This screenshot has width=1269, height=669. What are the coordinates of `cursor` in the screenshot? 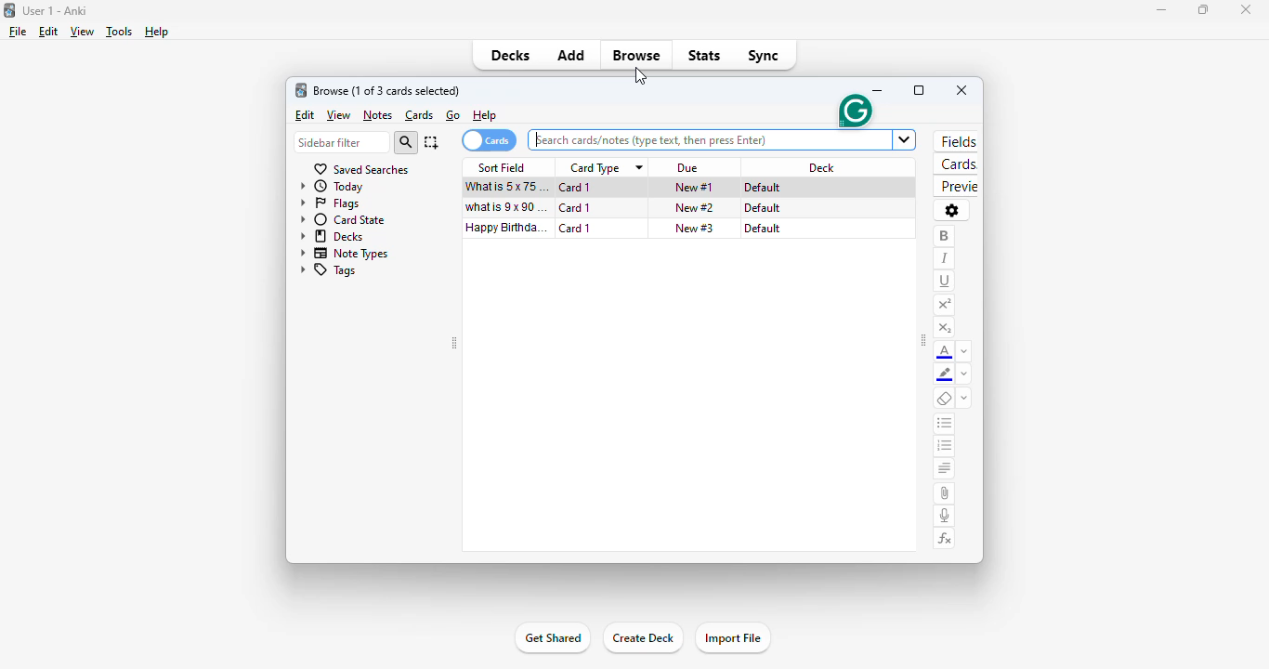 It's located at (639, 76).